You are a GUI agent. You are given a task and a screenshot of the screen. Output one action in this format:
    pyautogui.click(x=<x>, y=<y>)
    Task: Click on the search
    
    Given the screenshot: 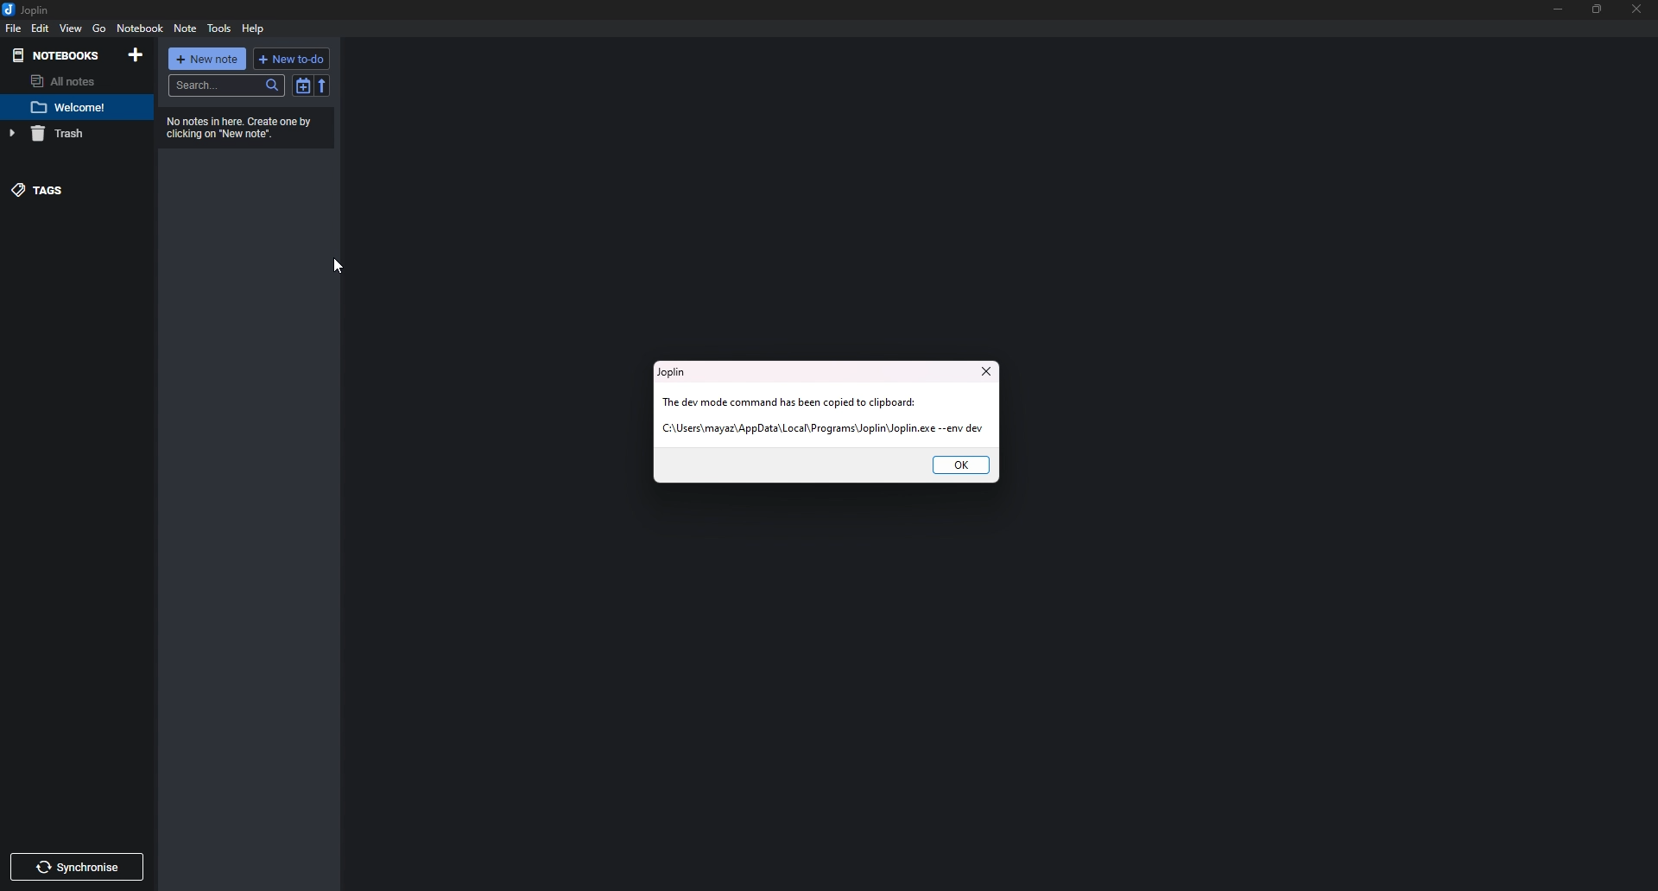 What is the action you would take?
    pyautogui.click(x=225, y=86)
    